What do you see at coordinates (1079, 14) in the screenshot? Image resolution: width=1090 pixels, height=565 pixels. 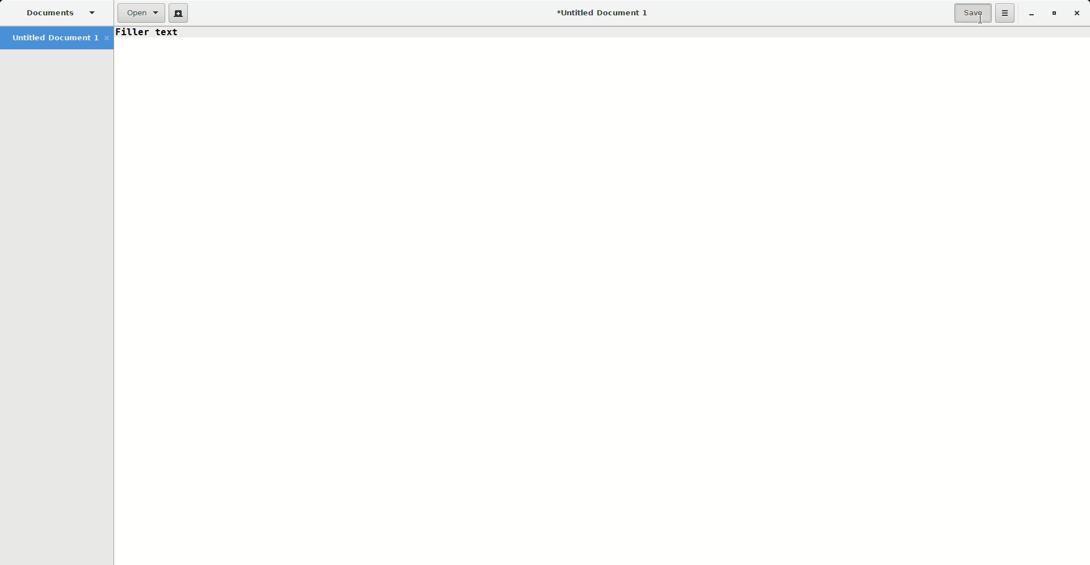 I see `Close` at bounding box center [1079, 14].